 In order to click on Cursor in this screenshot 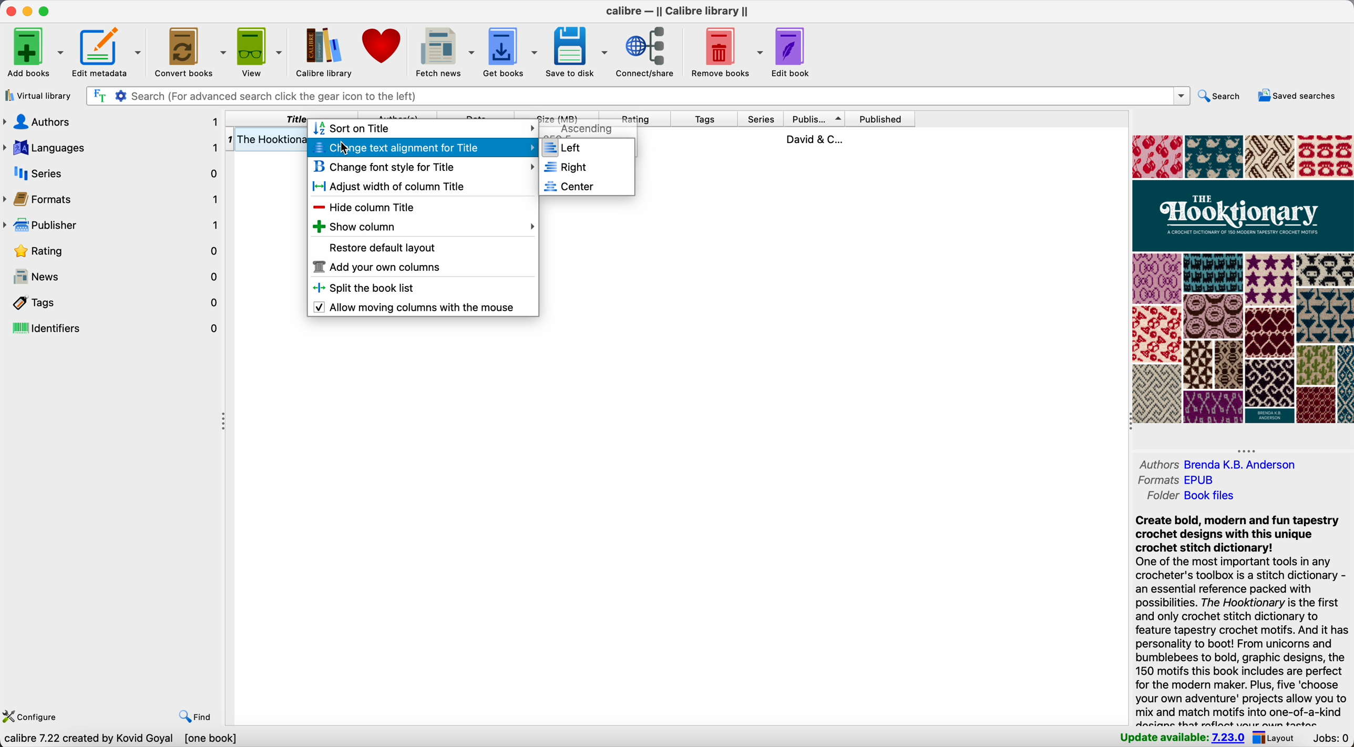, I will do `click(346, 148)`.